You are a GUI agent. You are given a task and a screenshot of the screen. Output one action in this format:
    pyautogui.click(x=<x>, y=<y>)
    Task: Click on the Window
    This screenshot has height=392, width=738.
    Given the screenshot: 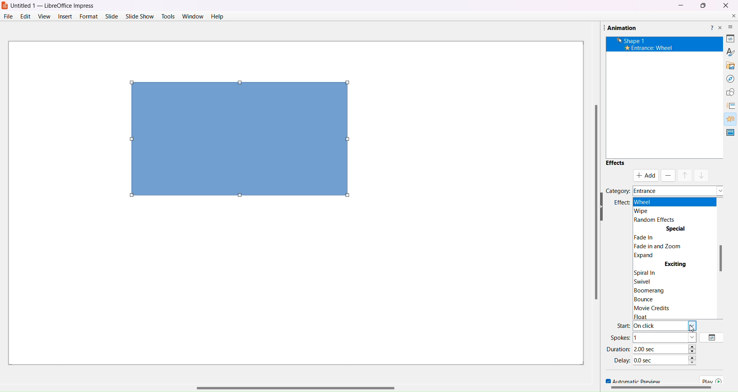 What is the action you would take?
    pyautogui.click(x=193, y=16)
    